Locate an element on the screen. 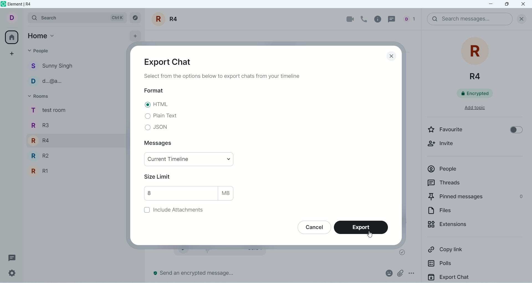  number is located at coordinates (181, 193).